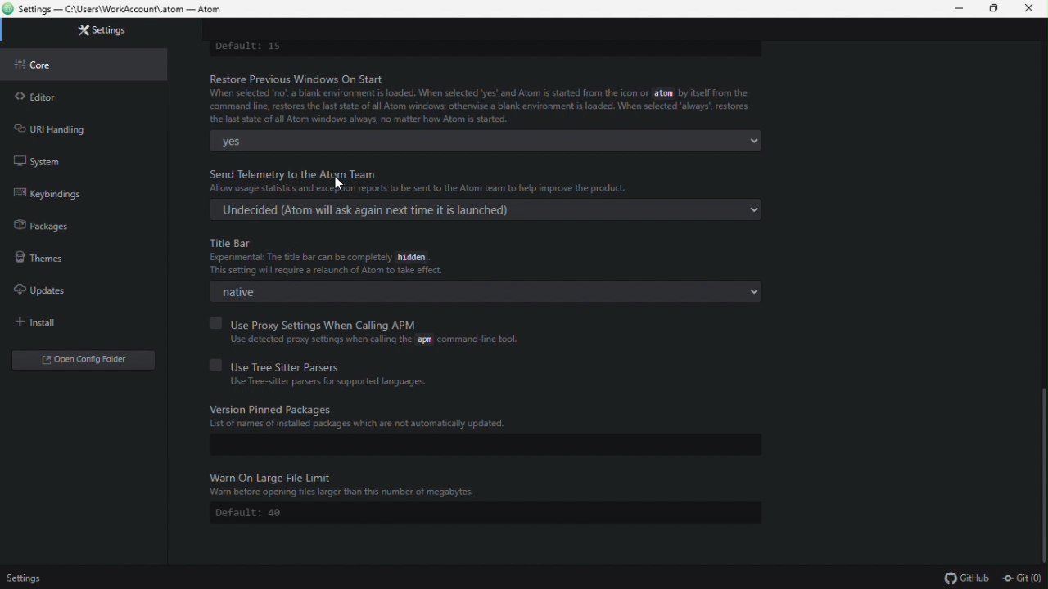 This screenshot has width=1048, height=589. What do you see at coordinates (489, 140) in the screenshot?
I see `yes` at bounding box center [489, 140].